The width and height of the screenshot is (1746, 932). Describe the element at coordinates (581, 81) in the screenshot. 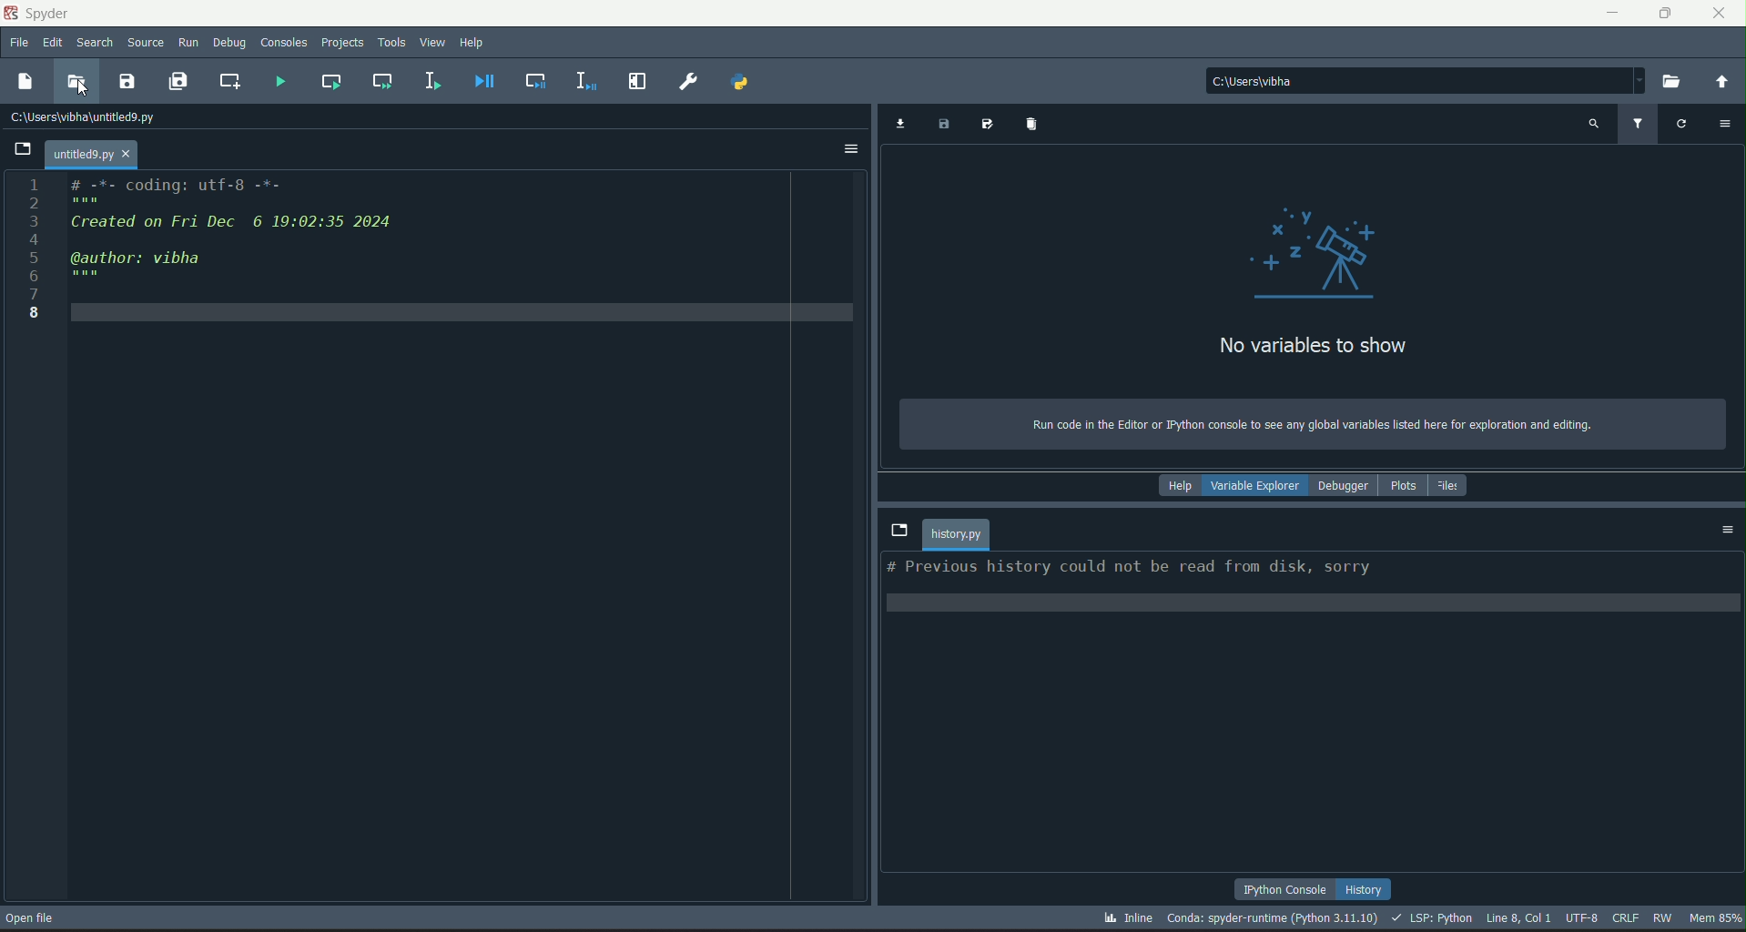

I see `debug selection` at that location.